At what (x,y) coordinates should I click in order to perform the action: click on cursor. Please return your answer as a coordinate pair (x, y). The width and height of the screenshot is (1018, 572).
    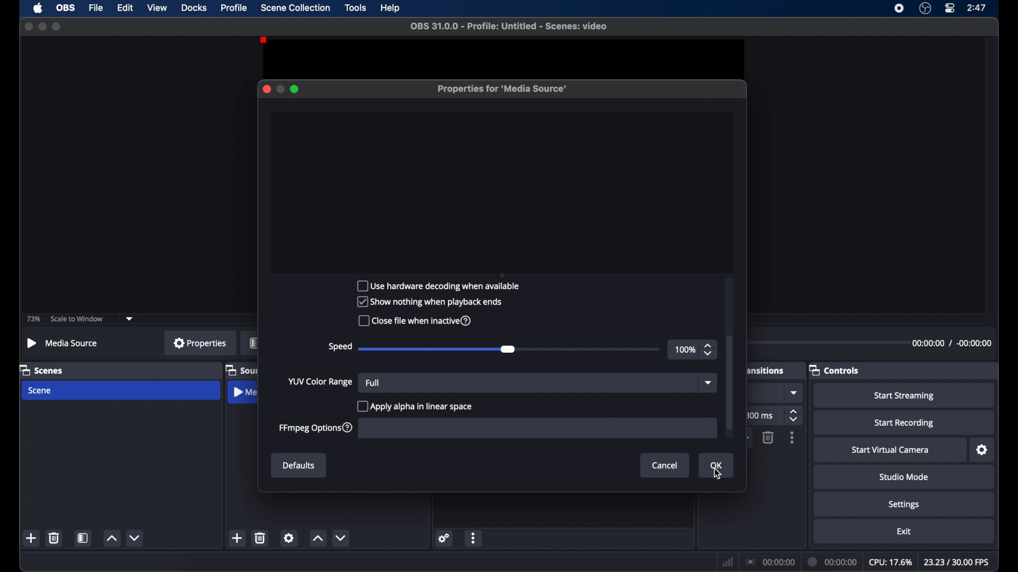
    Looking at the image, I should click on (718, 473).